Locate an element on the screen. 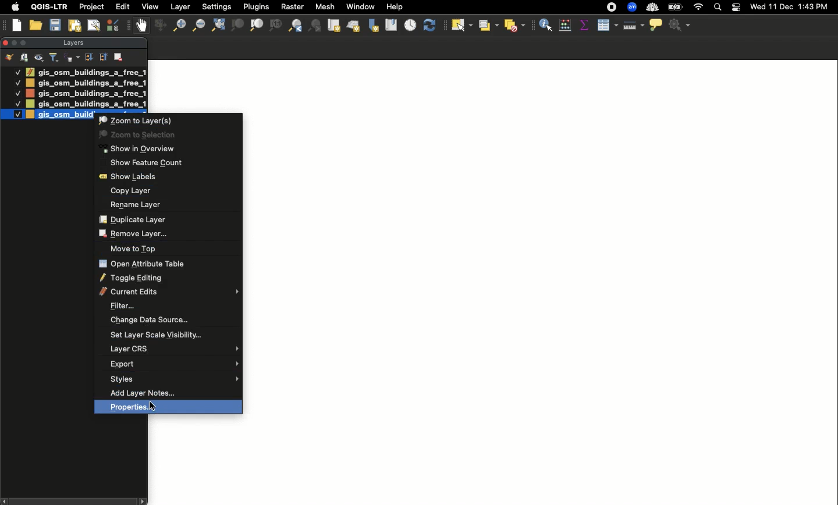 Image resolution: width=838 pixels, height=505 pixels. Open field calculator is located at coordinates (565, 25).